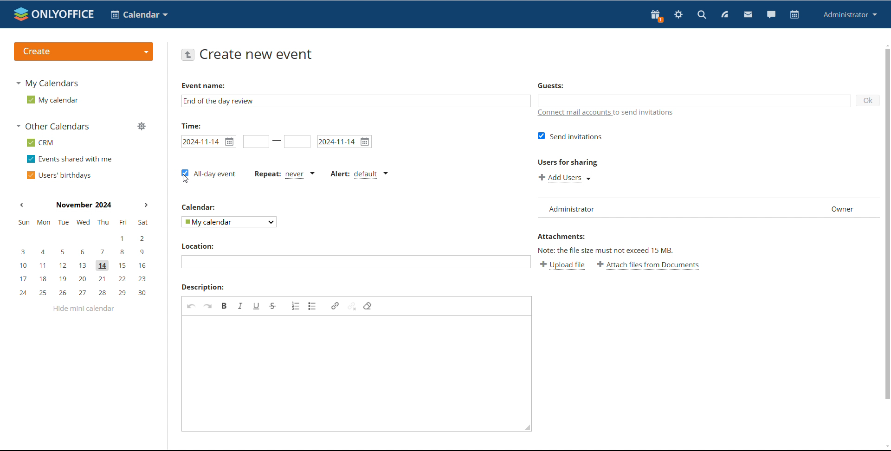 This screenshot has height=451, width=891. What do you see at coordinates (83, 309) in the screenshot?
I see `hide mini calendar` at bounding box center [83, 309].